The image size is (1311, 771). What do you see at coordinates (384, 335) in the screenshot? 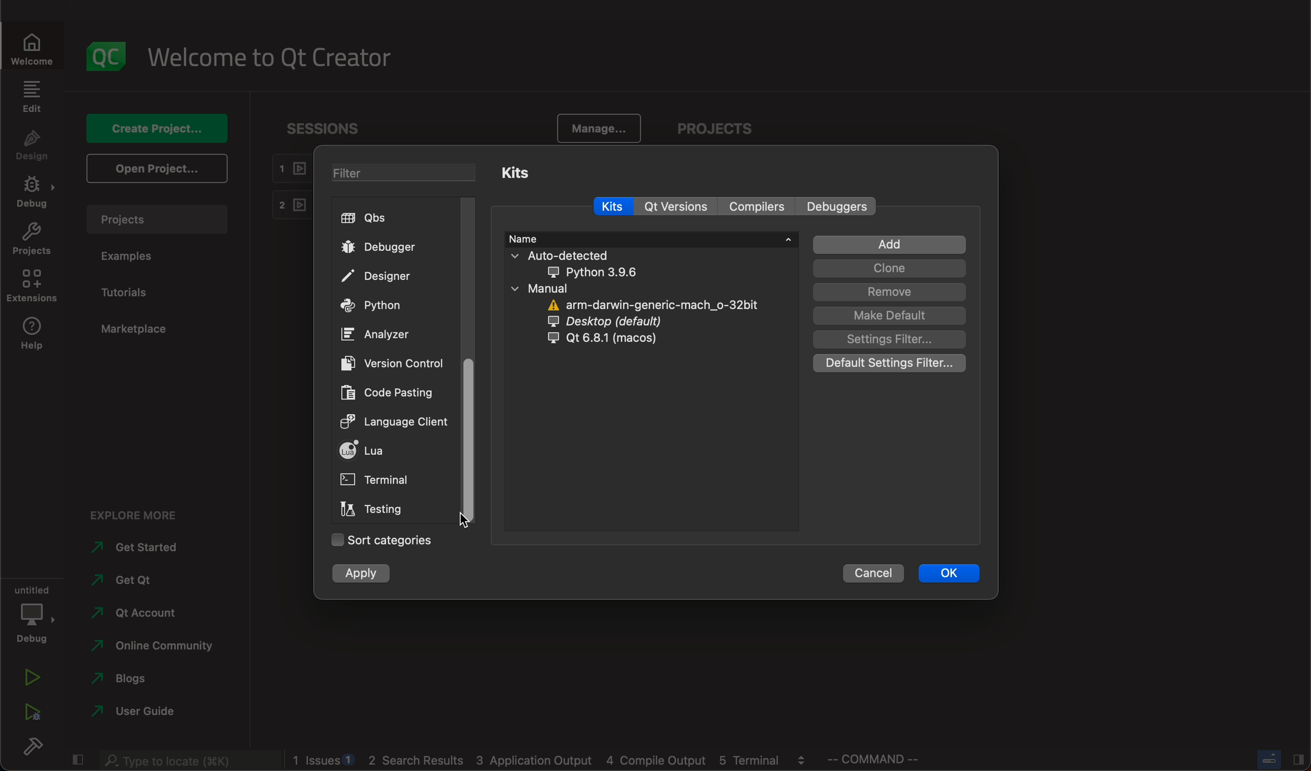
I see `ANALYZER` at bounding box center [384, 335].